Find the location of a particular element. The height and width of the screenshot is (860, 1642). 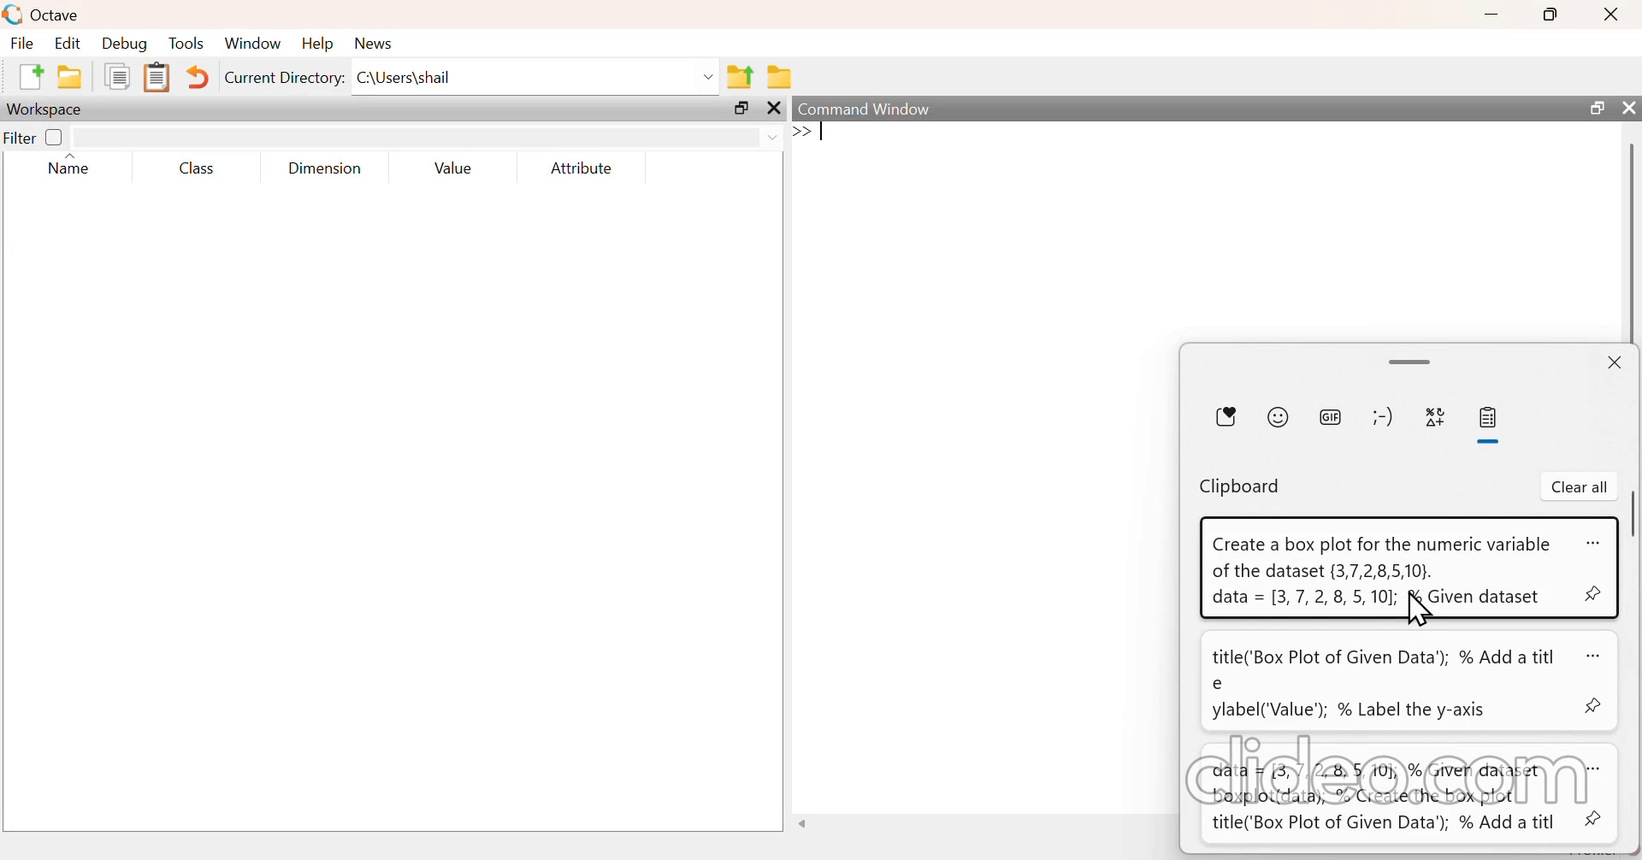

workspace is located at coordinates (45, 108).